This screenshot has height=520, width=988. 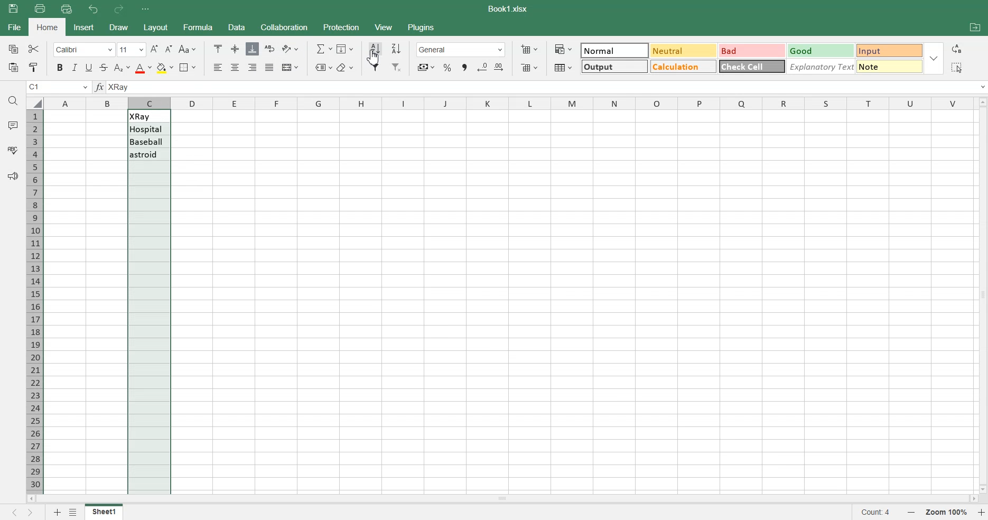 I want to click on Calibri (Change Font), so click(x=81, y=49).